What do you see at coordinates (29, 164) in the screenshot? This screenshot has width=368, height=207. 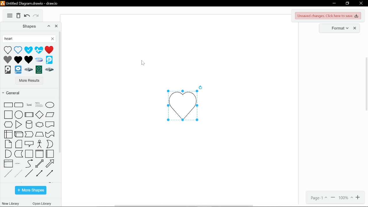 I see `curve` at bounding box center [29, 164].